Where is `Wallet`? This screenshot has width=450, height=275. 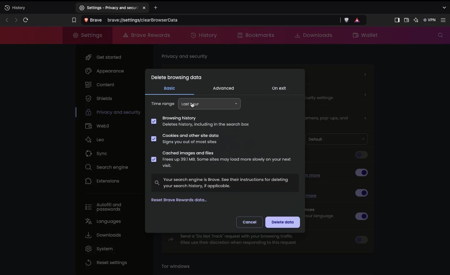 Wallet is located at coordinates (365, 36).